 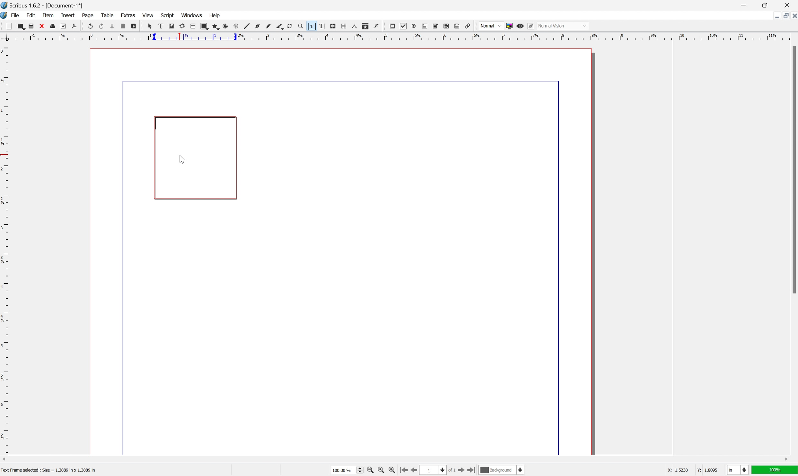 What do you see at coordinates (354, 26) in the screenshot?
I see `measurements` at bounding box center [354, 26].